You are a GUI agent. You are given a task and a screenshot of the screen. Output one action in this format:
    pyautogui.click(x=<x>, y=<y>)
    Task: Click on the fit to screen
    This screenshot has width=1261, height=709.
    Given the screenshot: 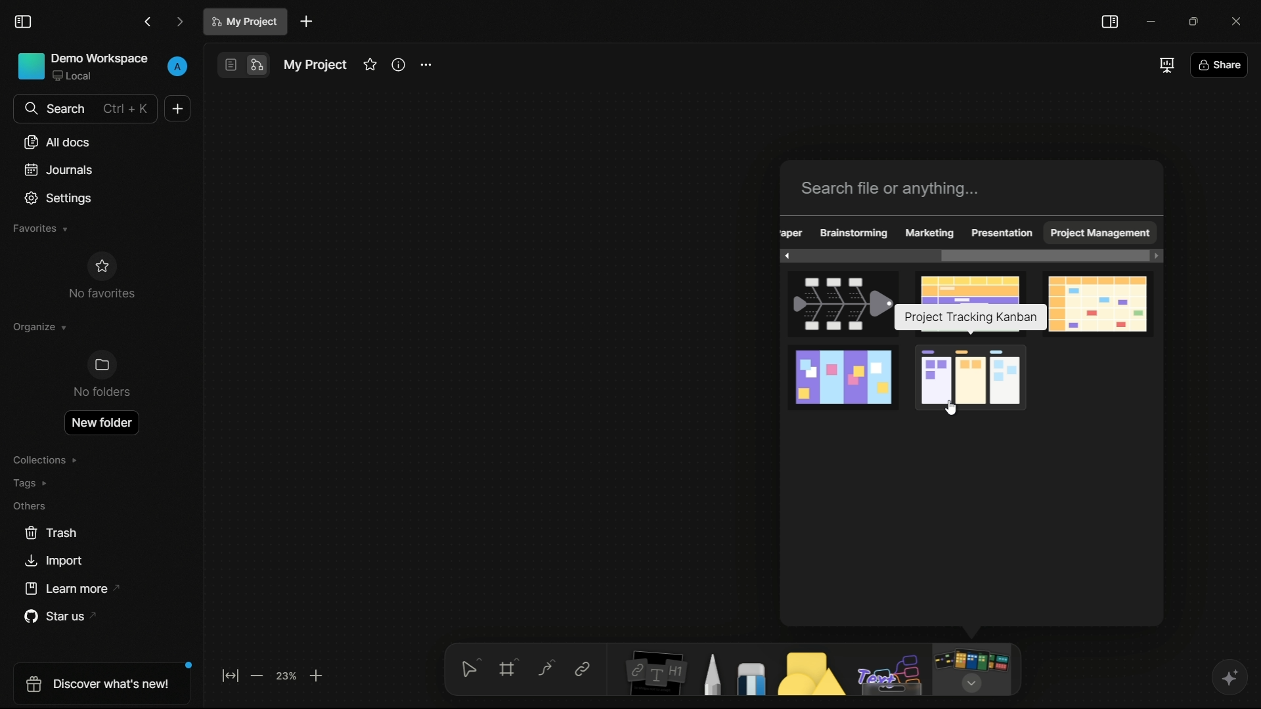 What is the action you would take?
    pyautogui.click(x=230, y=675)
    